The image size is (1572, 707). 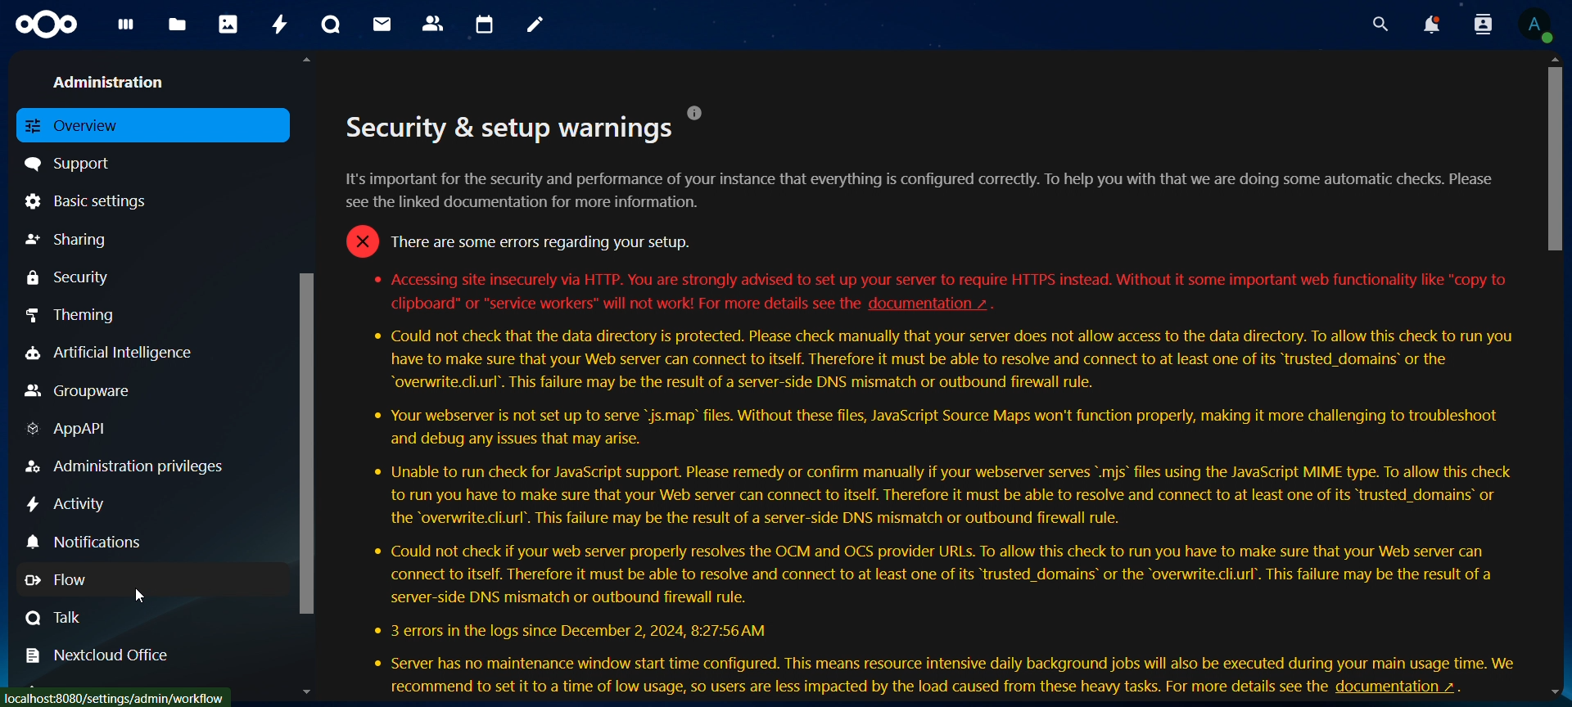 I want to click on scrollbar, so click(x=309, y=438).